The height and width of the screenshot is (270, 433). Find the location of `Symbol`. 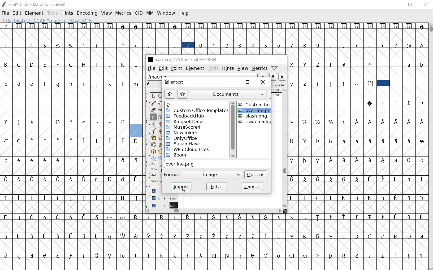

Symbol is located at coordinates (45, 26).